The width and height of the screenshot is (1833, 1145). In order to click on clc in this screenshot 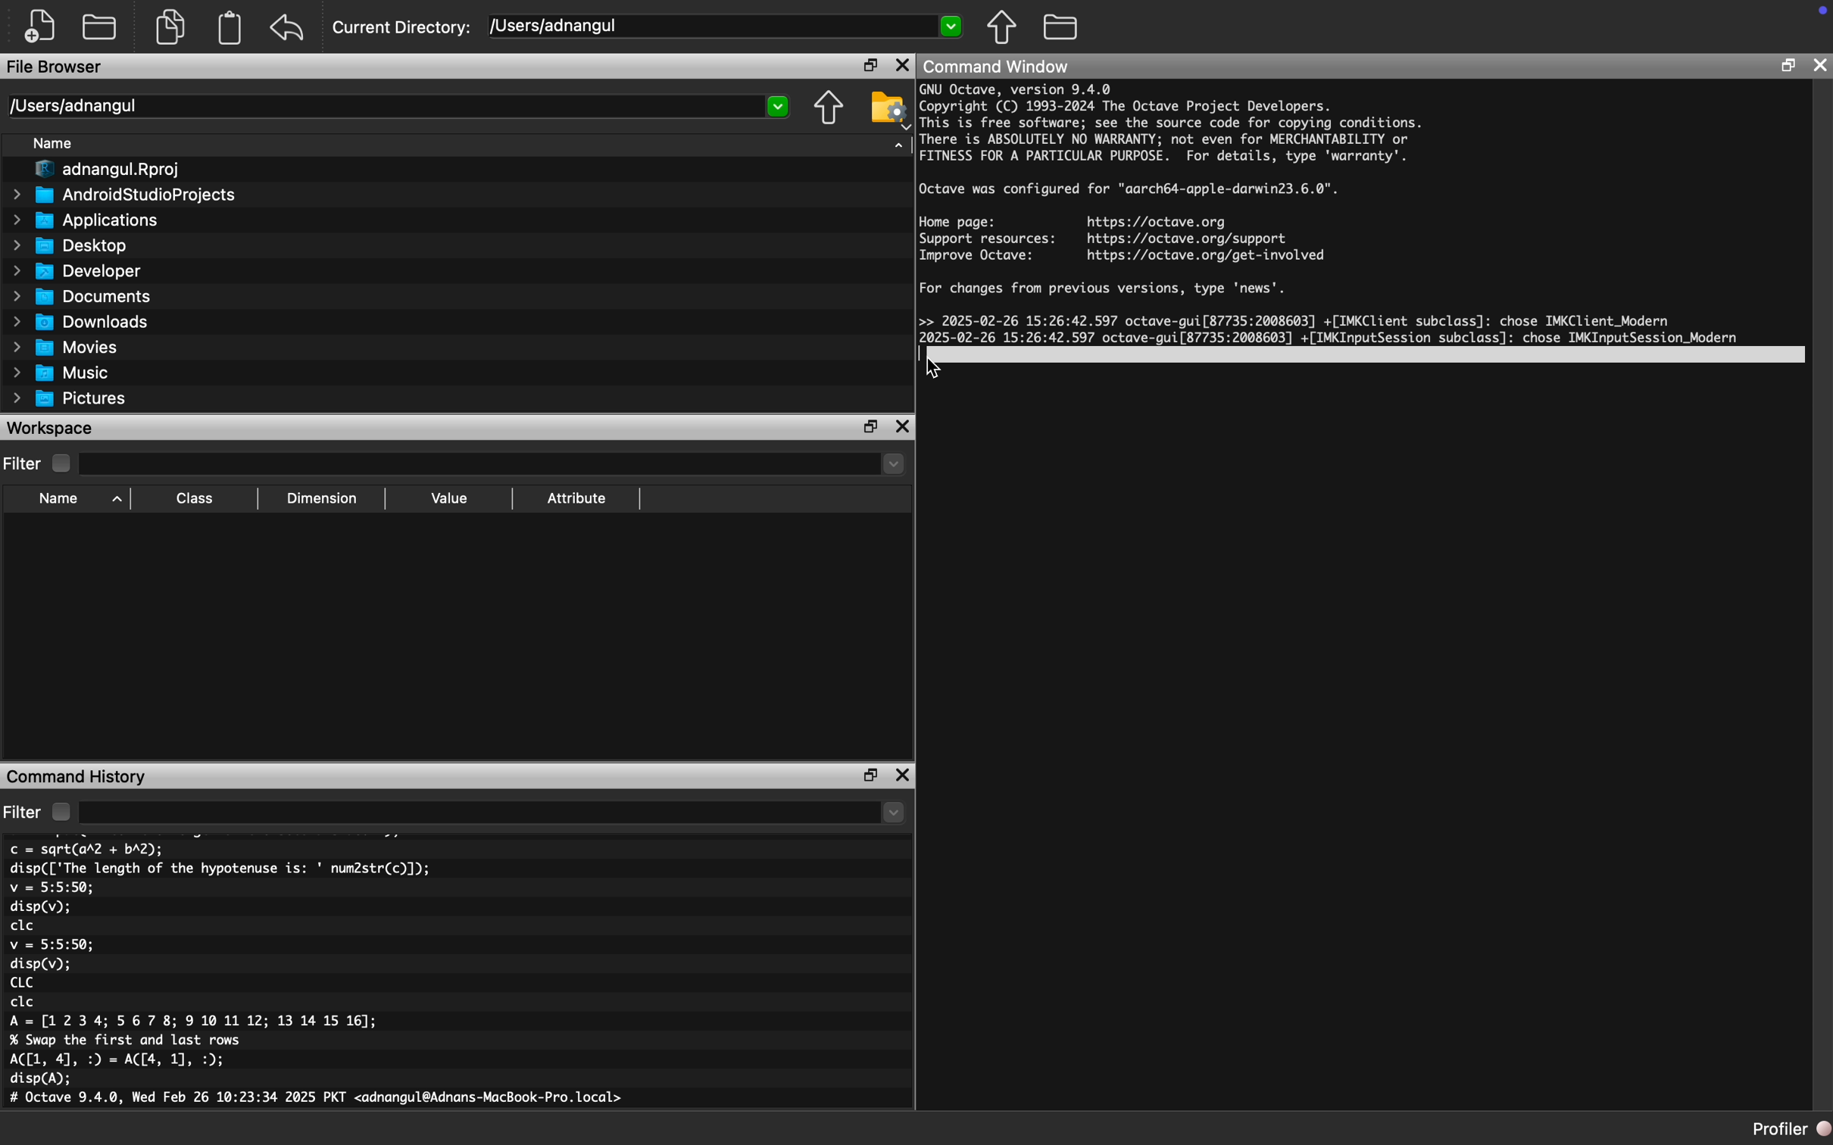, I will do `click(23, 1003)`.